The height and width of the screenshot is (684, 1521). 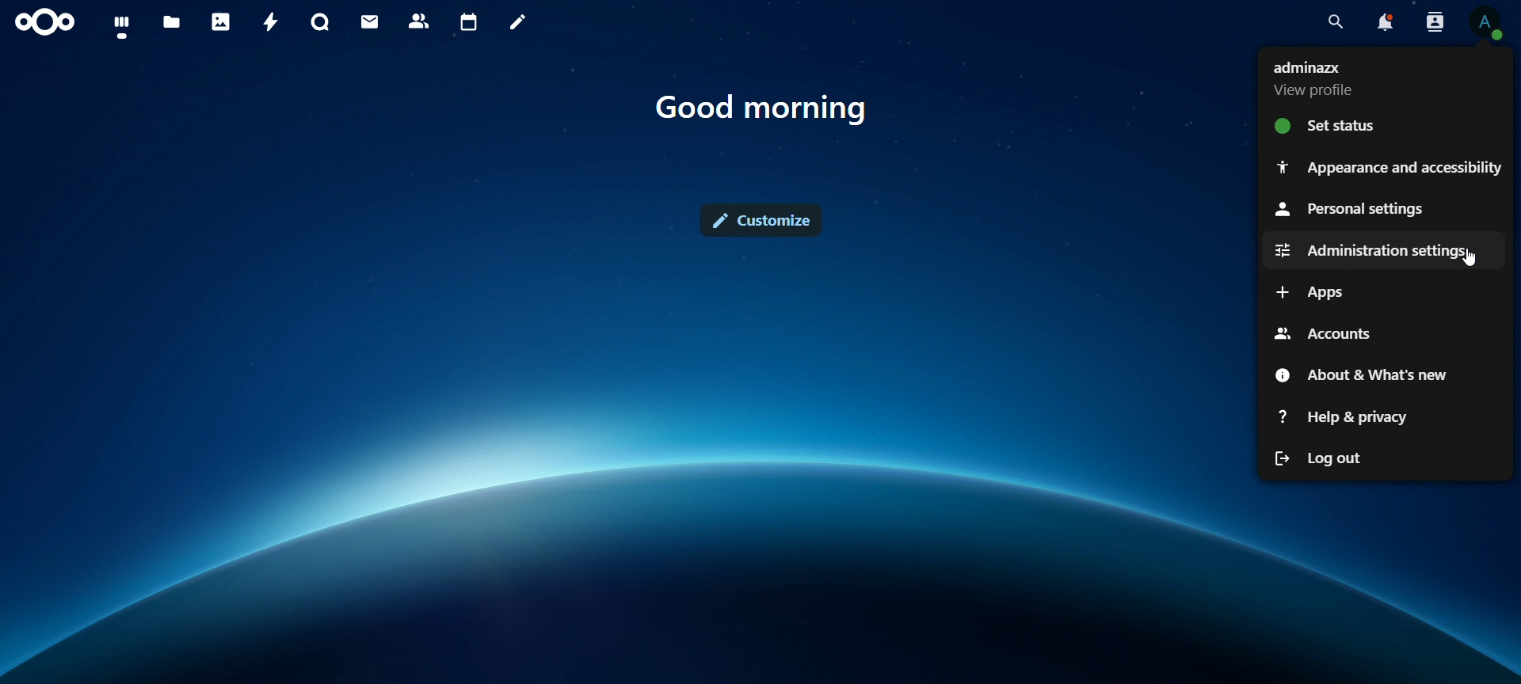 I want to click on apps, so click(x=1306, y=291).